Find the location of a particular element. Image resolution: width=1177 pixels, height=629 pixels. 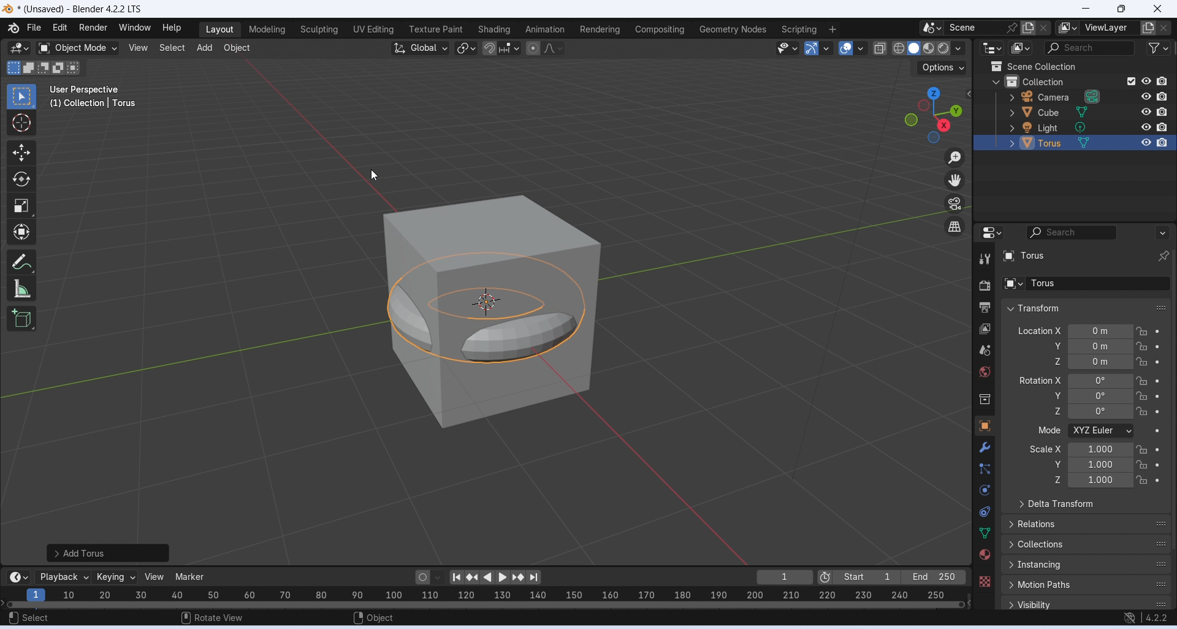

Switch the current view is located at coordinates (956, 227).